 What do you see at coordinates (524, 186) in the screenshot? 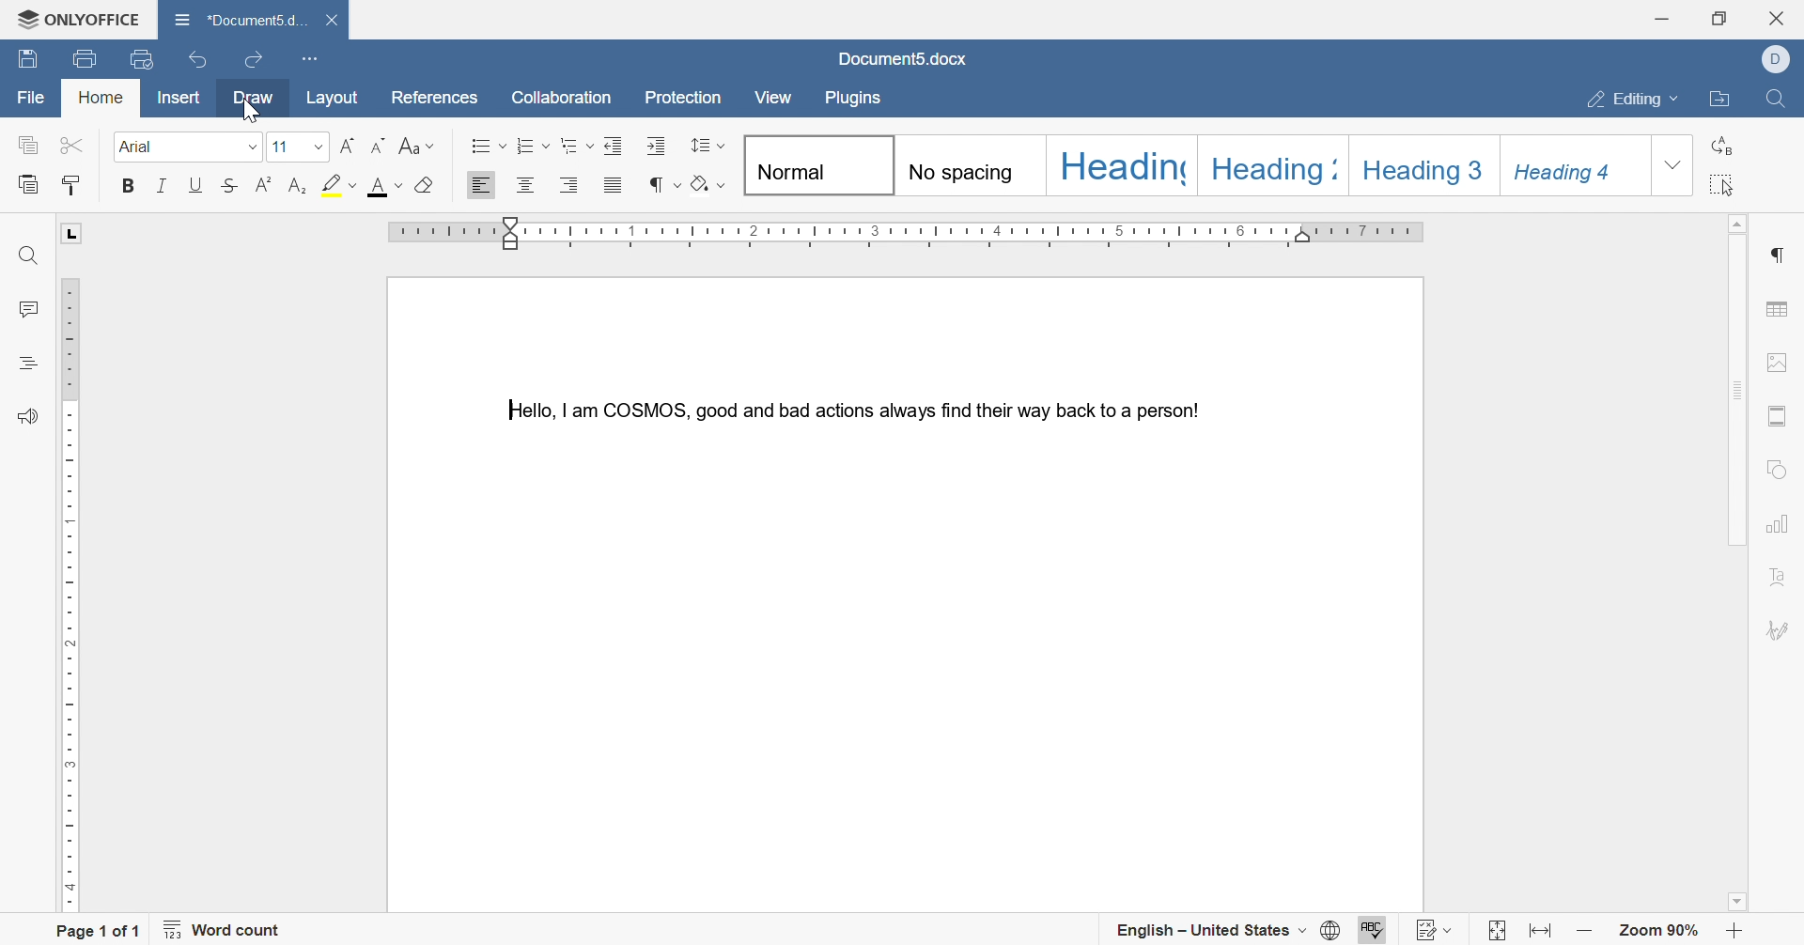
I see `align center` at bounding box center [524, 186].